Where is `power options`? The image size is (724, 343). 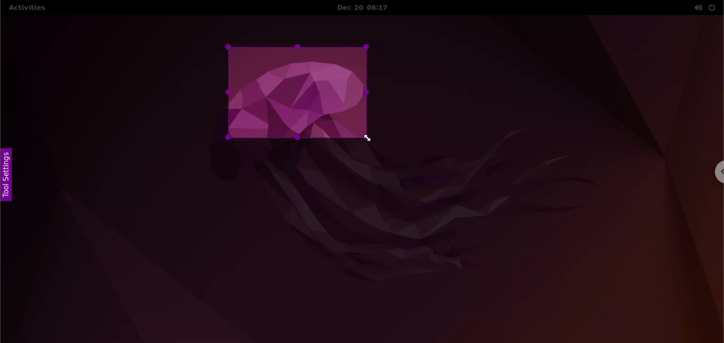 power options is located at coordinates (712, 7).